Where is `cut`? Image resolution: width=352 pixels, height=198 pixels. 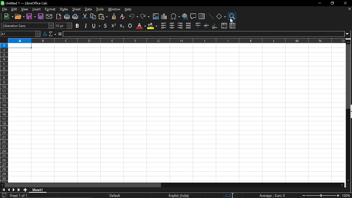 cut is located at coordinates (84, 17).